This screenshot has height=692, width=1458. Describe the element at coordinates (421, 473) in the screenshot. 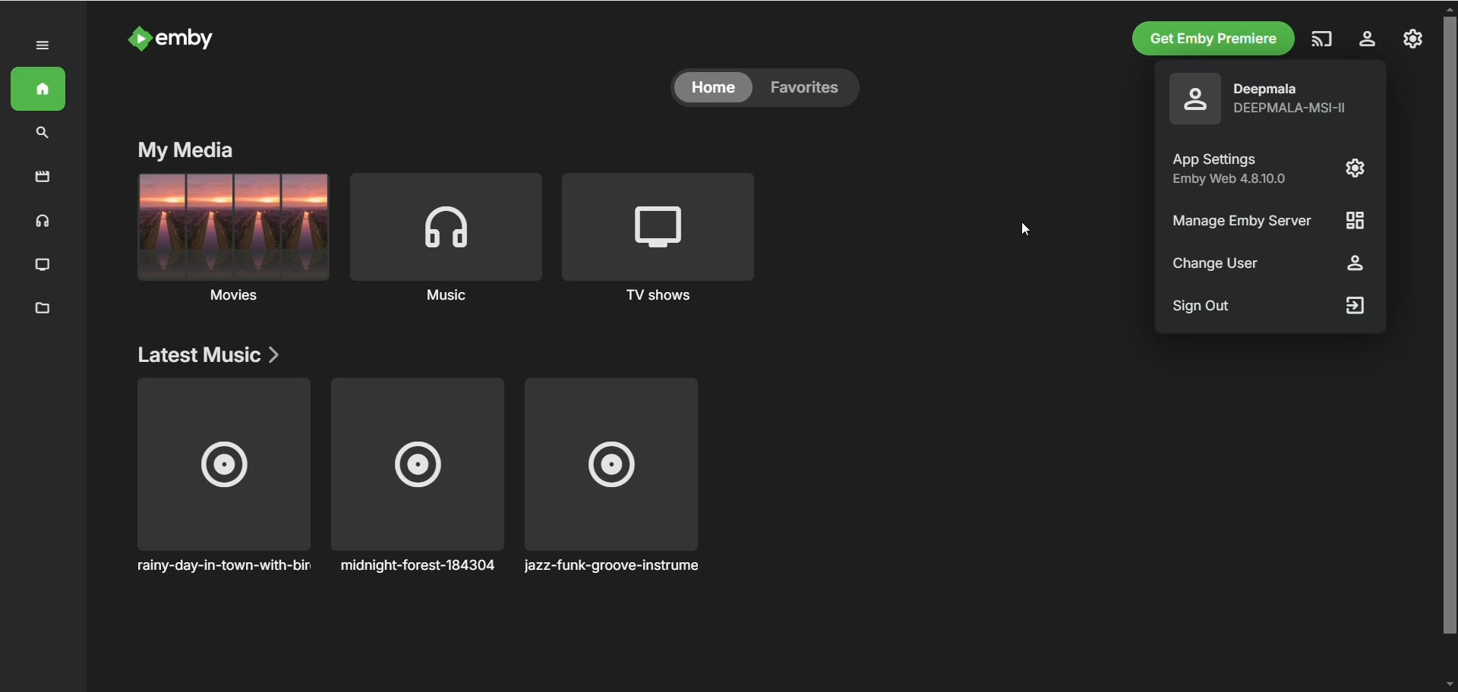

I see `n midnight-forest-184304` at that location.